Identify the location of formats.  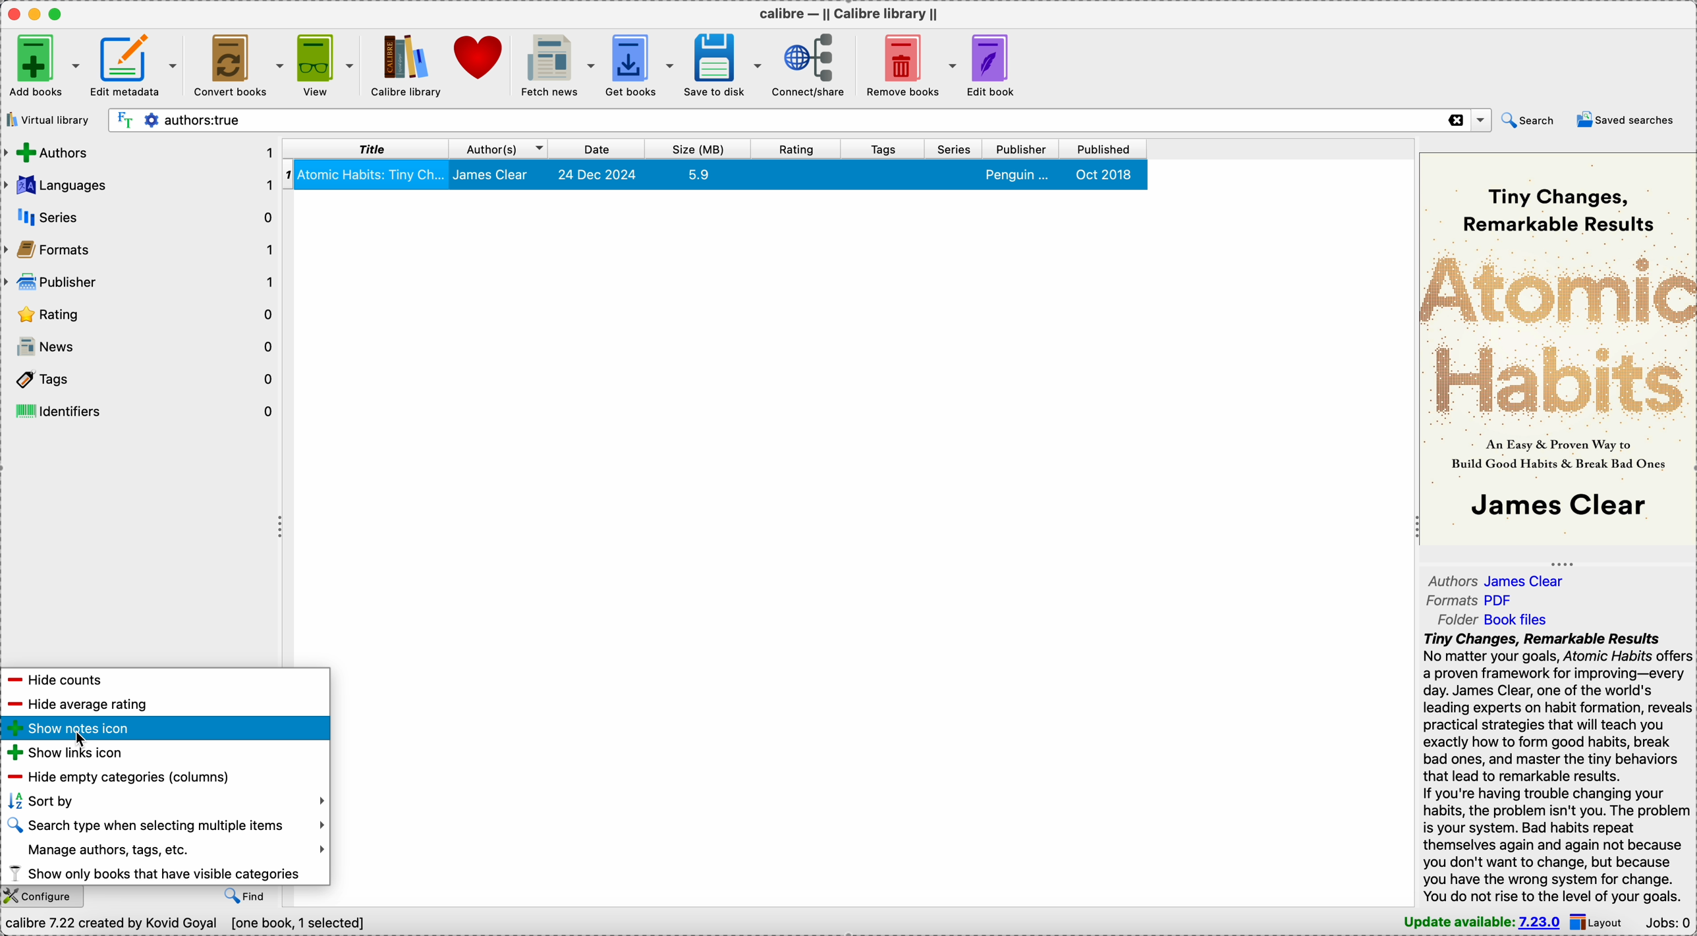
(140, 250).